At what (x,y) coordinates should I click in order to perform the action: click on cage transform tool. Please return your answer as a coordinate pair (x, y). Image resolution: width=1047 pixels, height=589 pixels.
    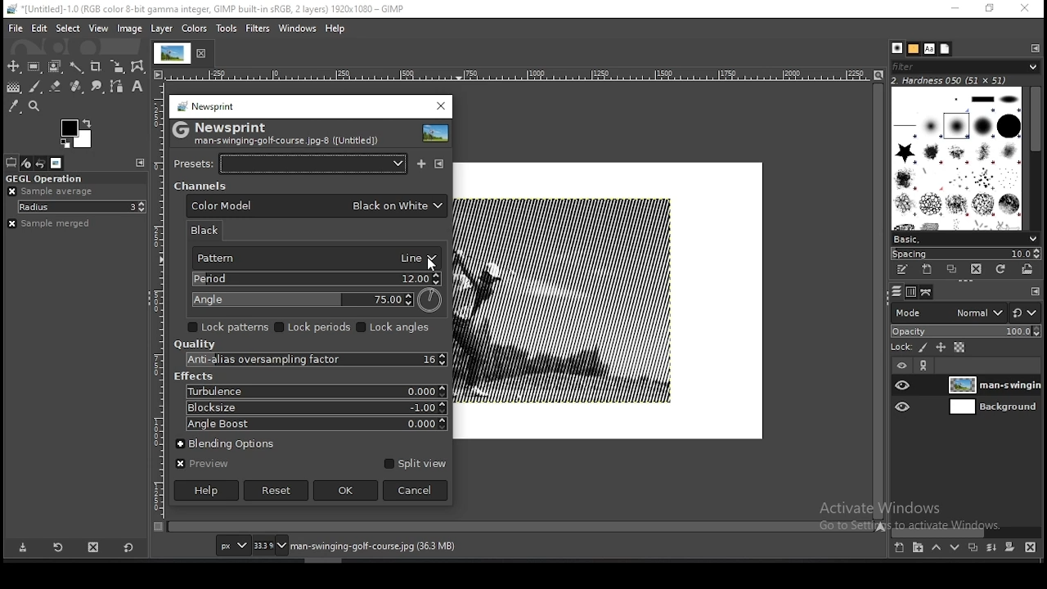
    Looking at the image, I should click on (139, 67).